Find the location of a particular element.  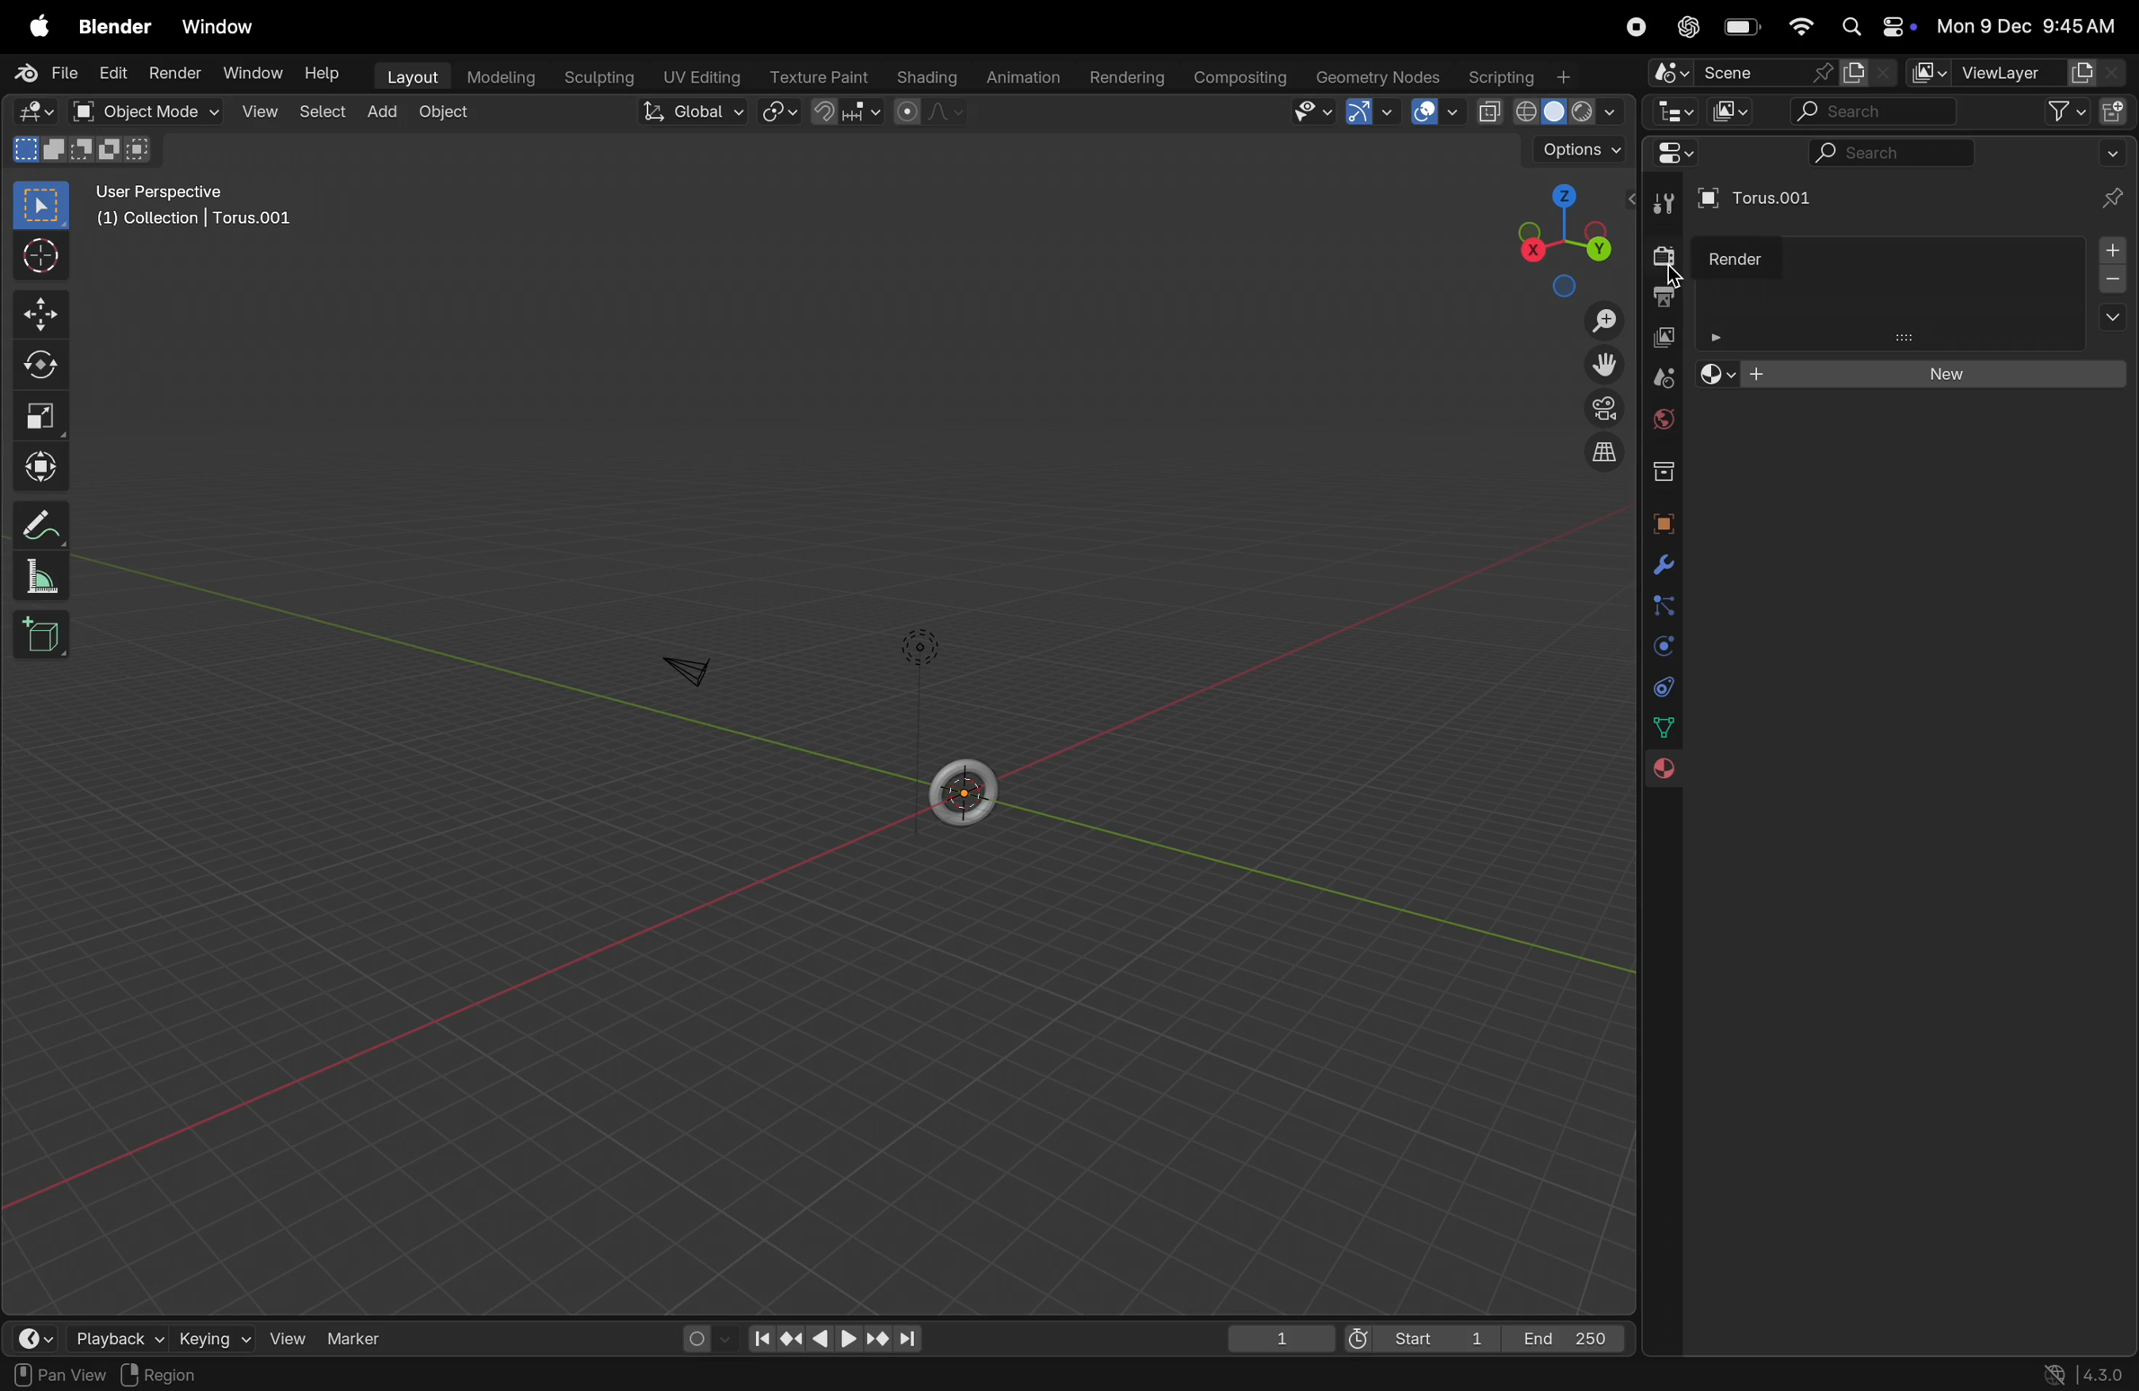

add is located at coordinates (381, 111).